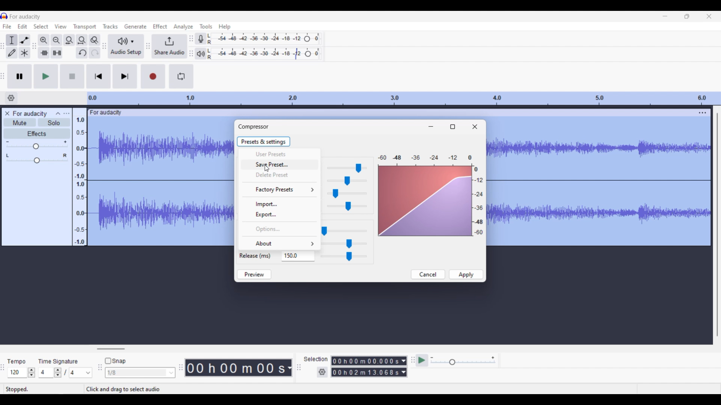 Image resolution: width=721 pixels, height=405 pixels. Describe the element at coordinates (59, 361) in the screenshot. I see `Time signature` at that location.